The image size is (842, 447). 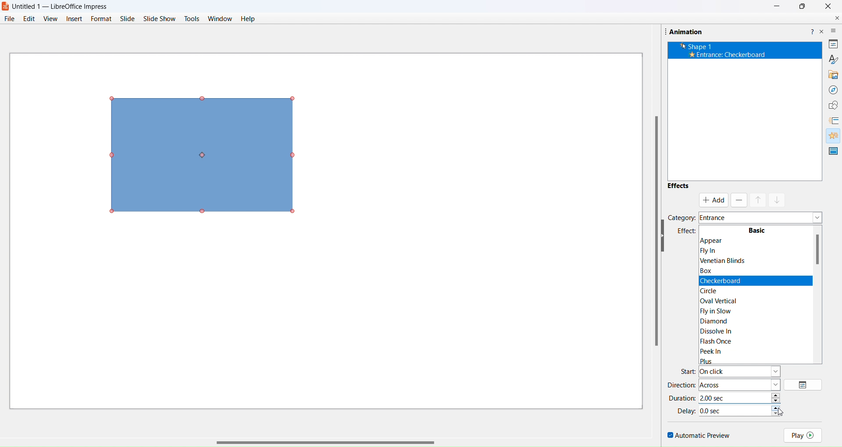 What do you see at coordinates (731, 351) in the screenshot?
I see `Peek In` at bounding box center [731, 351].